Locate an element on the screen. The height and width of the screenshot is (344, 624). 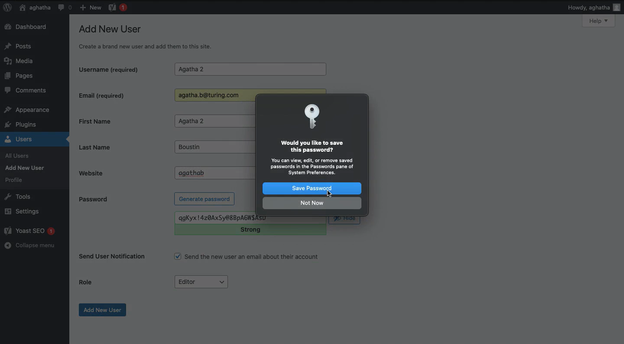
profile is located at coordinates (16, 180).